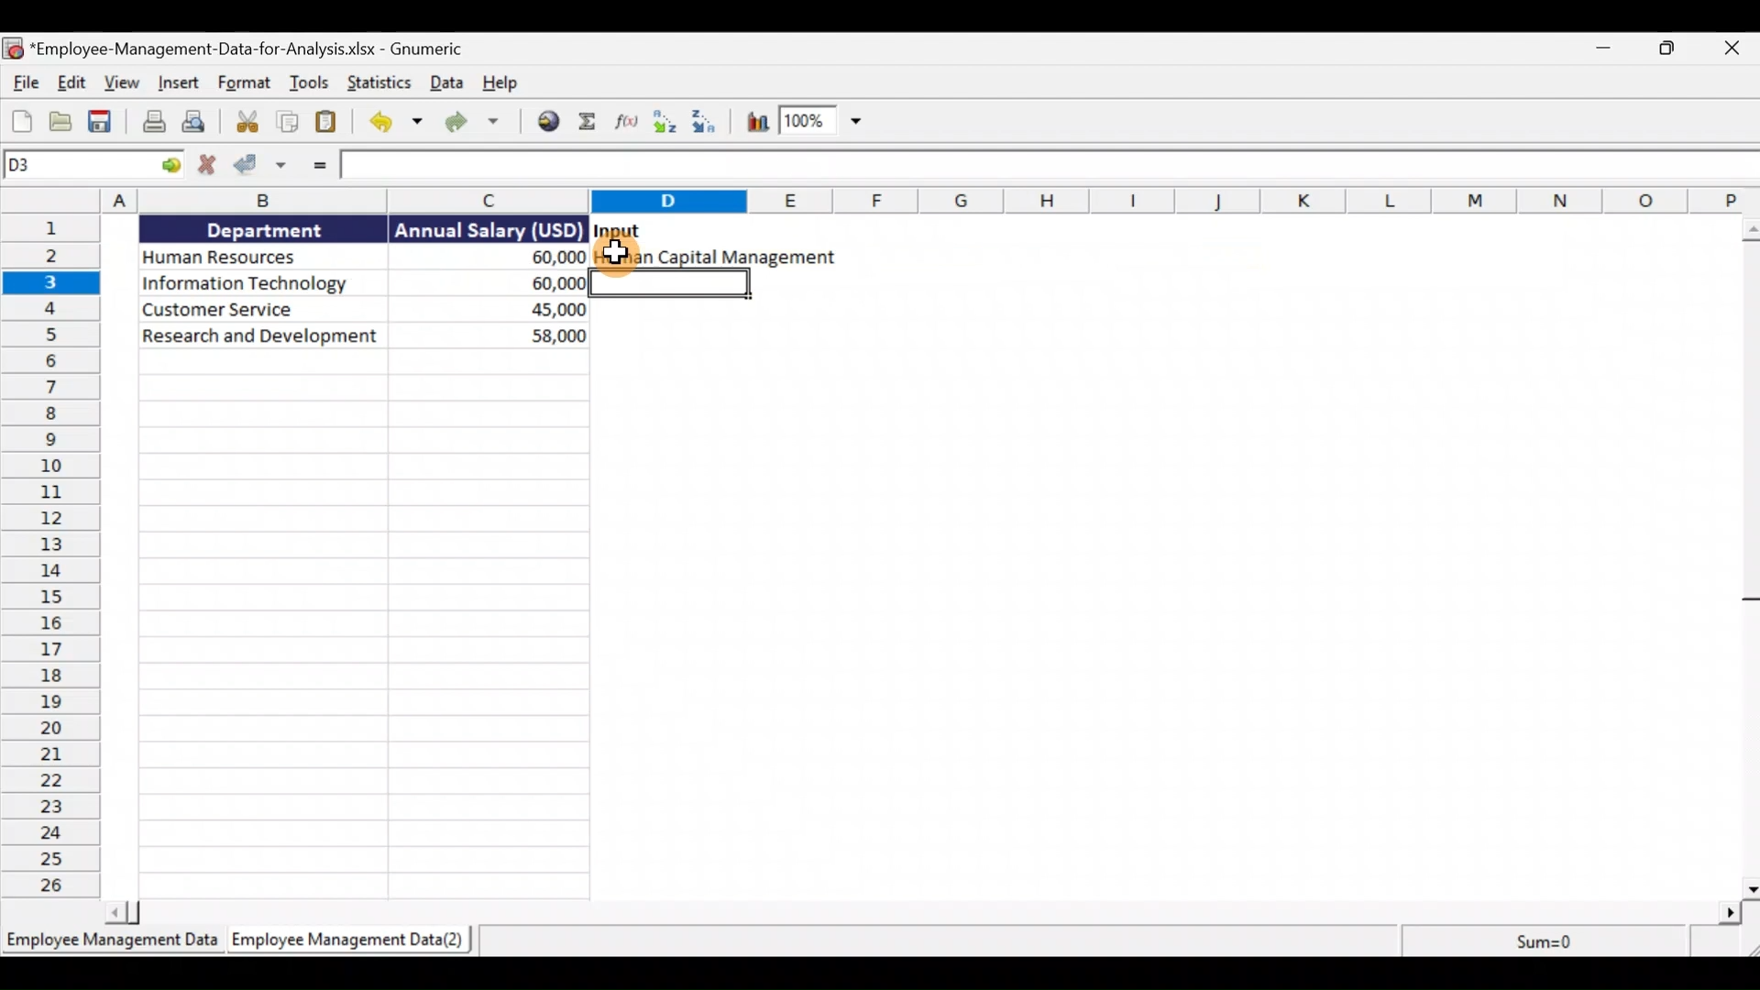 This screenshot has width=1760, height=990. Describe the element at coordinates (102, 124) in the screenshot. I see `Save the current workbook` at that location.